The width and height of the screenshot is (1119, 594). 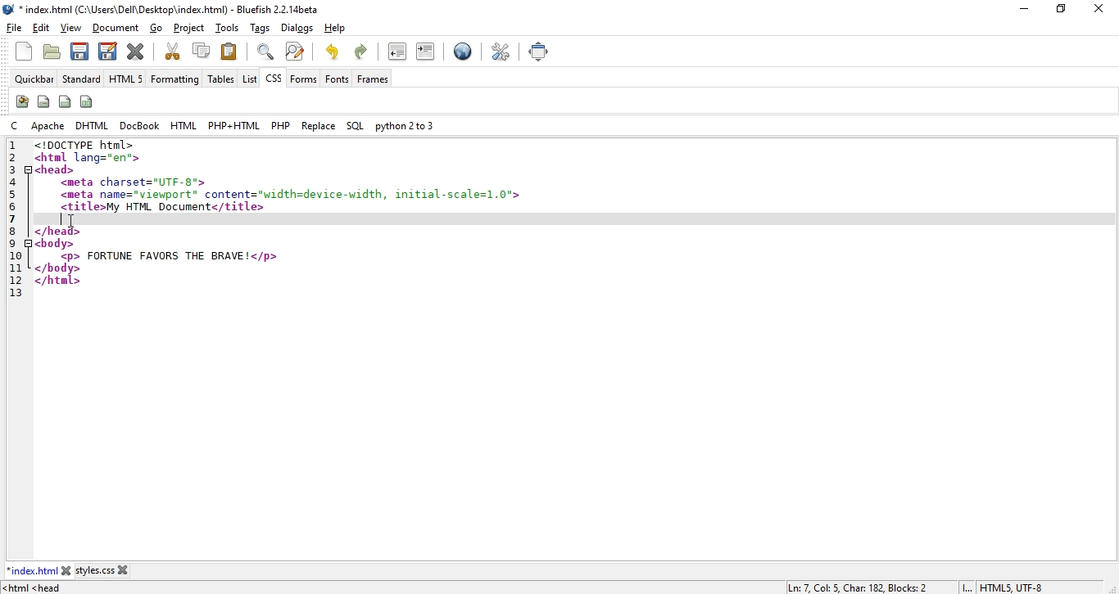 I want to click on restore window, so click(x=1058, y=11).